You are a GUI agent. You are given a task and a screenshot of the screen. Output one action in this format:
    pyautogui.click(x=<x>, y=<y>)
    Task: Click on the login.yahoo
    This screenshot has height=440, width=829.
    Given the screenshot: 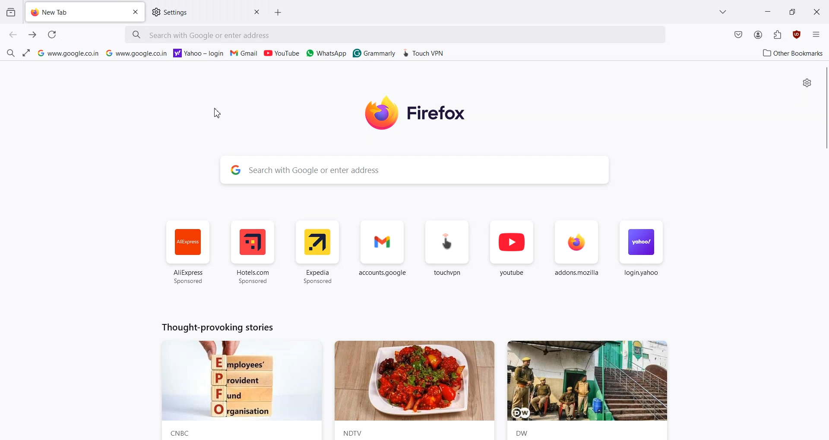 What is the action you would take?
    pyautogui.click(x=640, y=253)
    